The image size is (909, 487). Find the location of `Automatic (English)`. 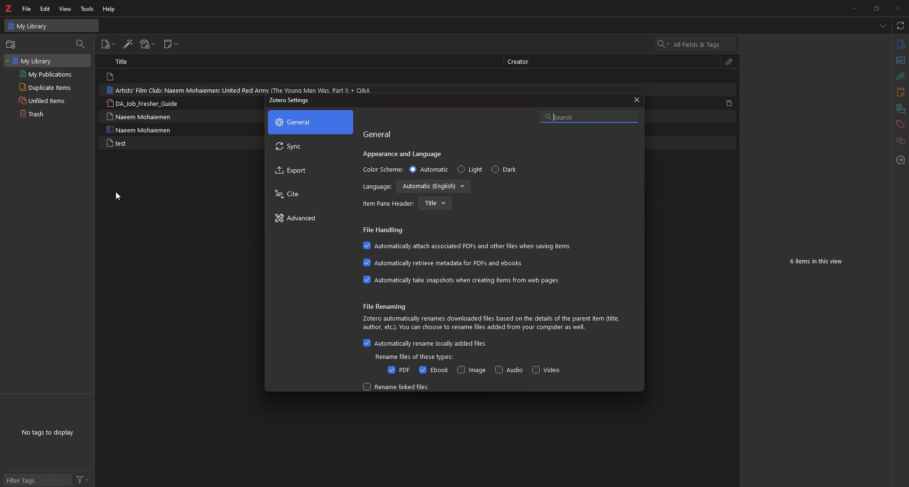

Automatic (English) is located at coordinates (435, 187).